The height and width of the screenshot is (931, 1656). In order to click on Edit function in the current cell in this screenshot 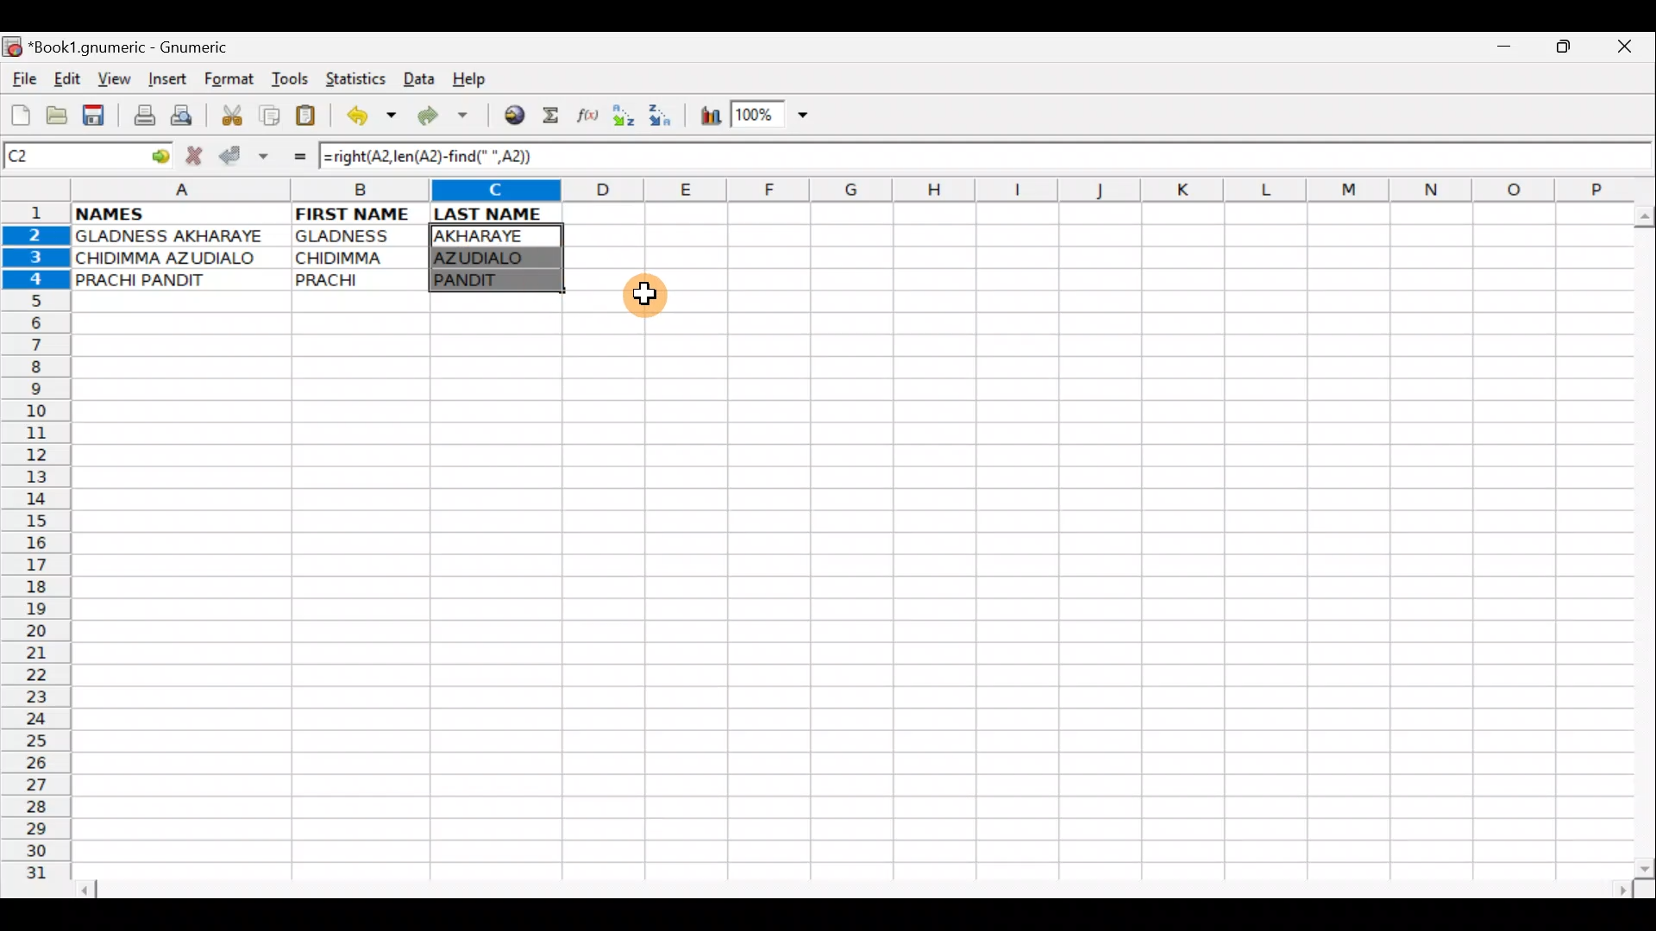, I will do `click(591, 120)`.